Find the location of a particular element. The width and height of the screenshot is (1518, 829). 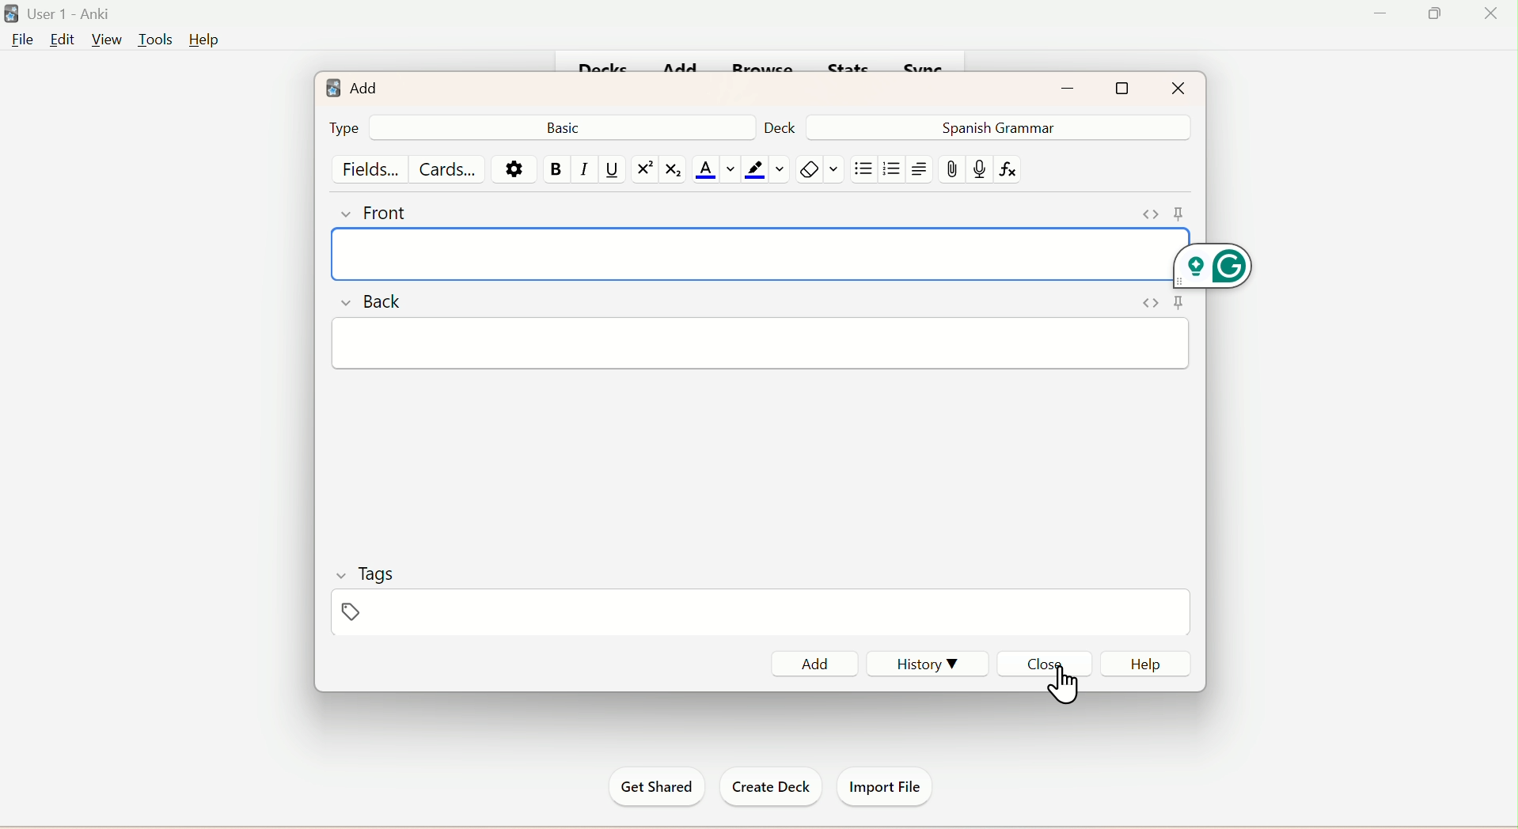

Import File is located at coordinates (883, 785).